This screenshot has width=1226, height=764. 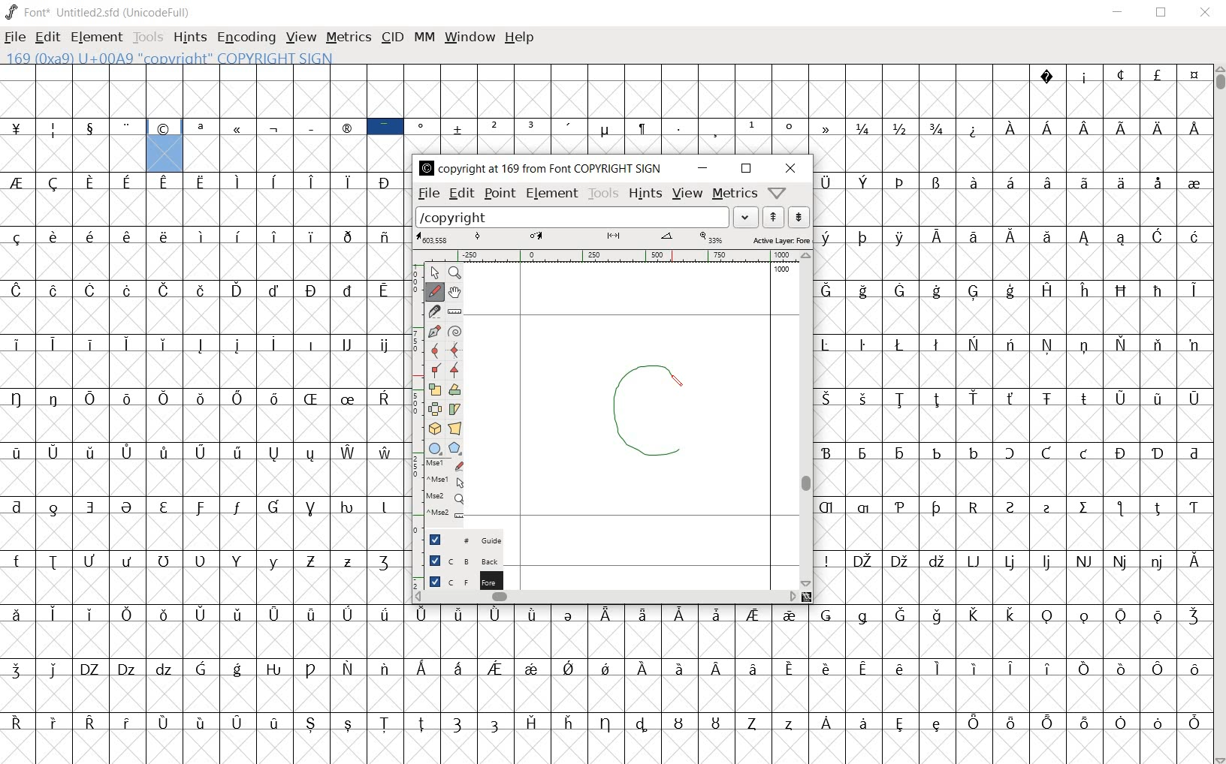 I want to click on Rotate the selection, so click(x=456, y=408).